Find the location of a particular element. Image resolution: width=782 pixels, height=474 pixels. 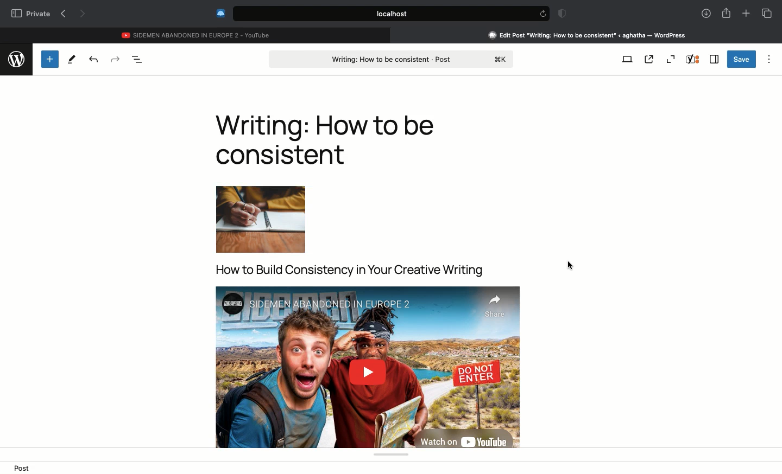

Redo is located at coordinates (115, 59).